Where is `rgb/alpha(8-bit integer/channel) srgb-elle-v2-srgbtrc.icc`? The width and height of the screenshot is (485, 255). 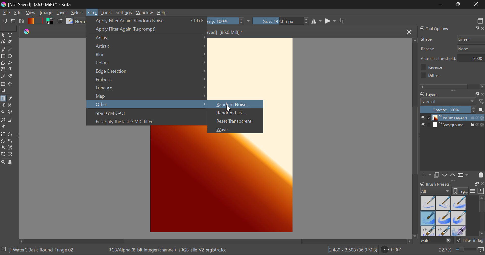
rgb/alpha(8-bit integer/channel) srgb-elle-v2-srgbtrc.icc is located at coordinates (171, 251).